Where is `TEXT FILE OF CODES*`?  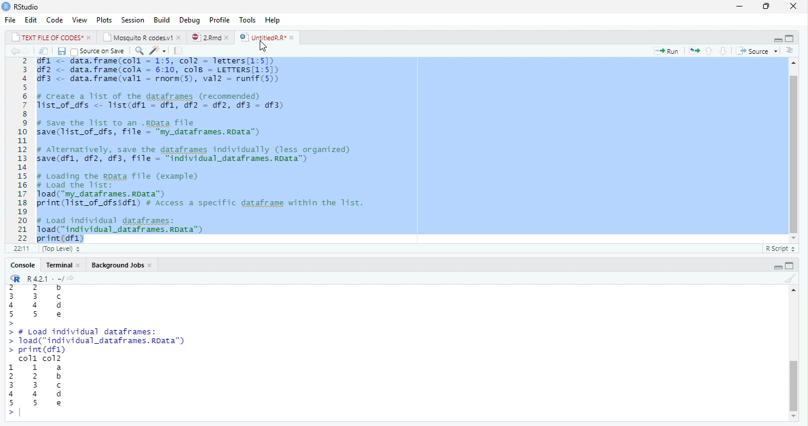 TEXT FILE OF CODES* is located at coordinates (50, 37).